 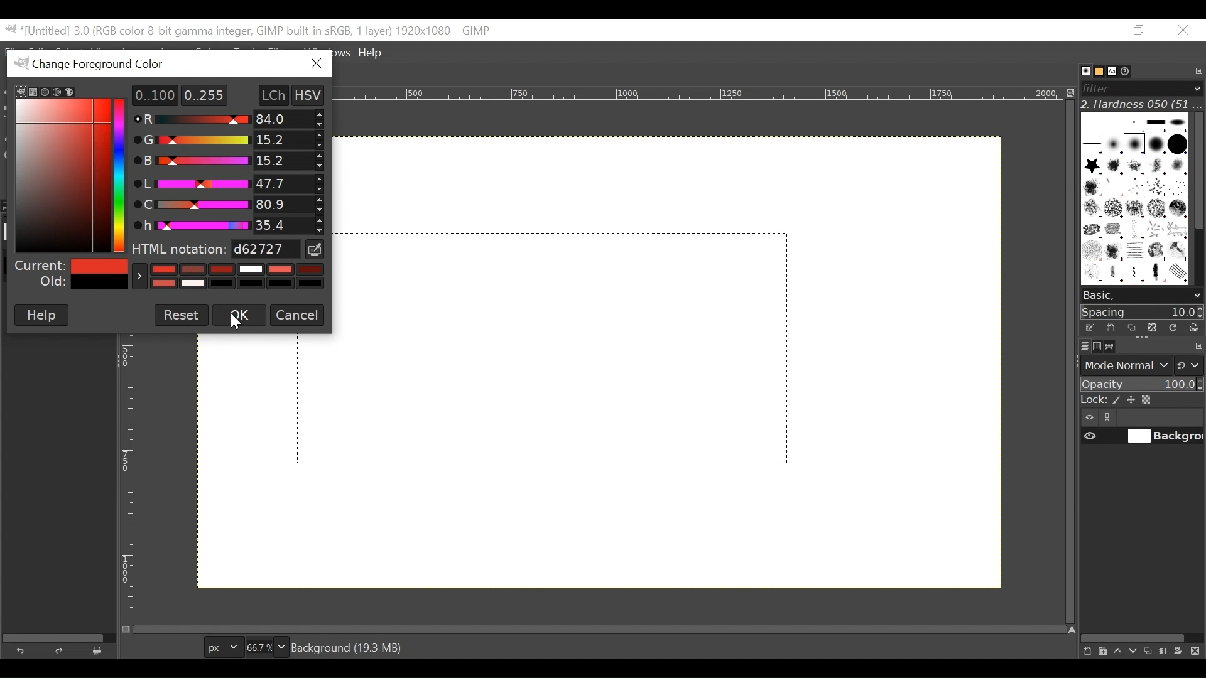 I want to click on Opacity, so click(x=1141, y=385).